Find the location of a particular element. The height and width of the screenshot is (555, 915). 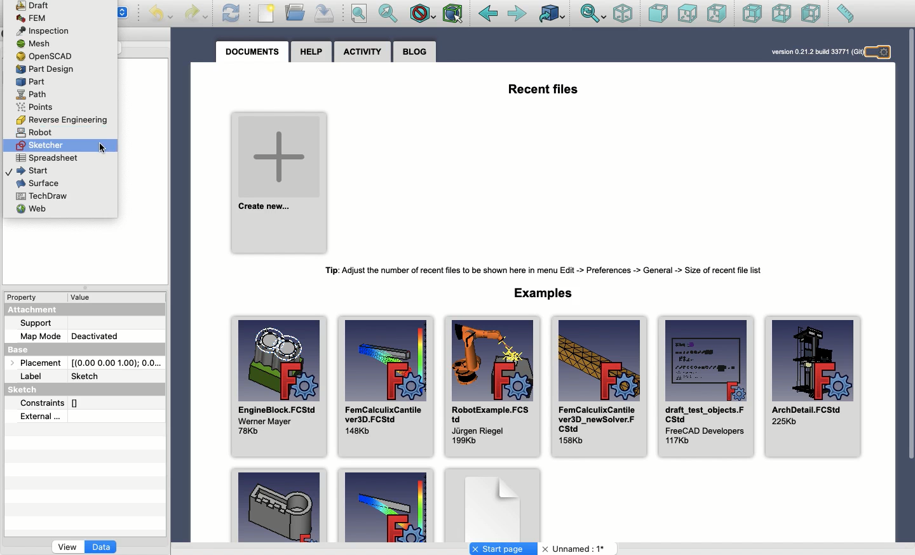

RobotExample is located at coordinates (493, 387).